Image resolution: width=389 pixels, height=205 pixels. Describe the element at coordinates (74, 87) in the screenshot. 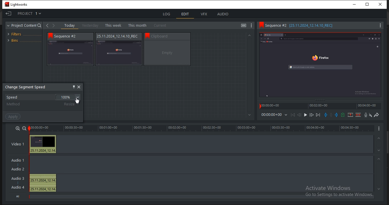

I see `pin this object here` at that location.